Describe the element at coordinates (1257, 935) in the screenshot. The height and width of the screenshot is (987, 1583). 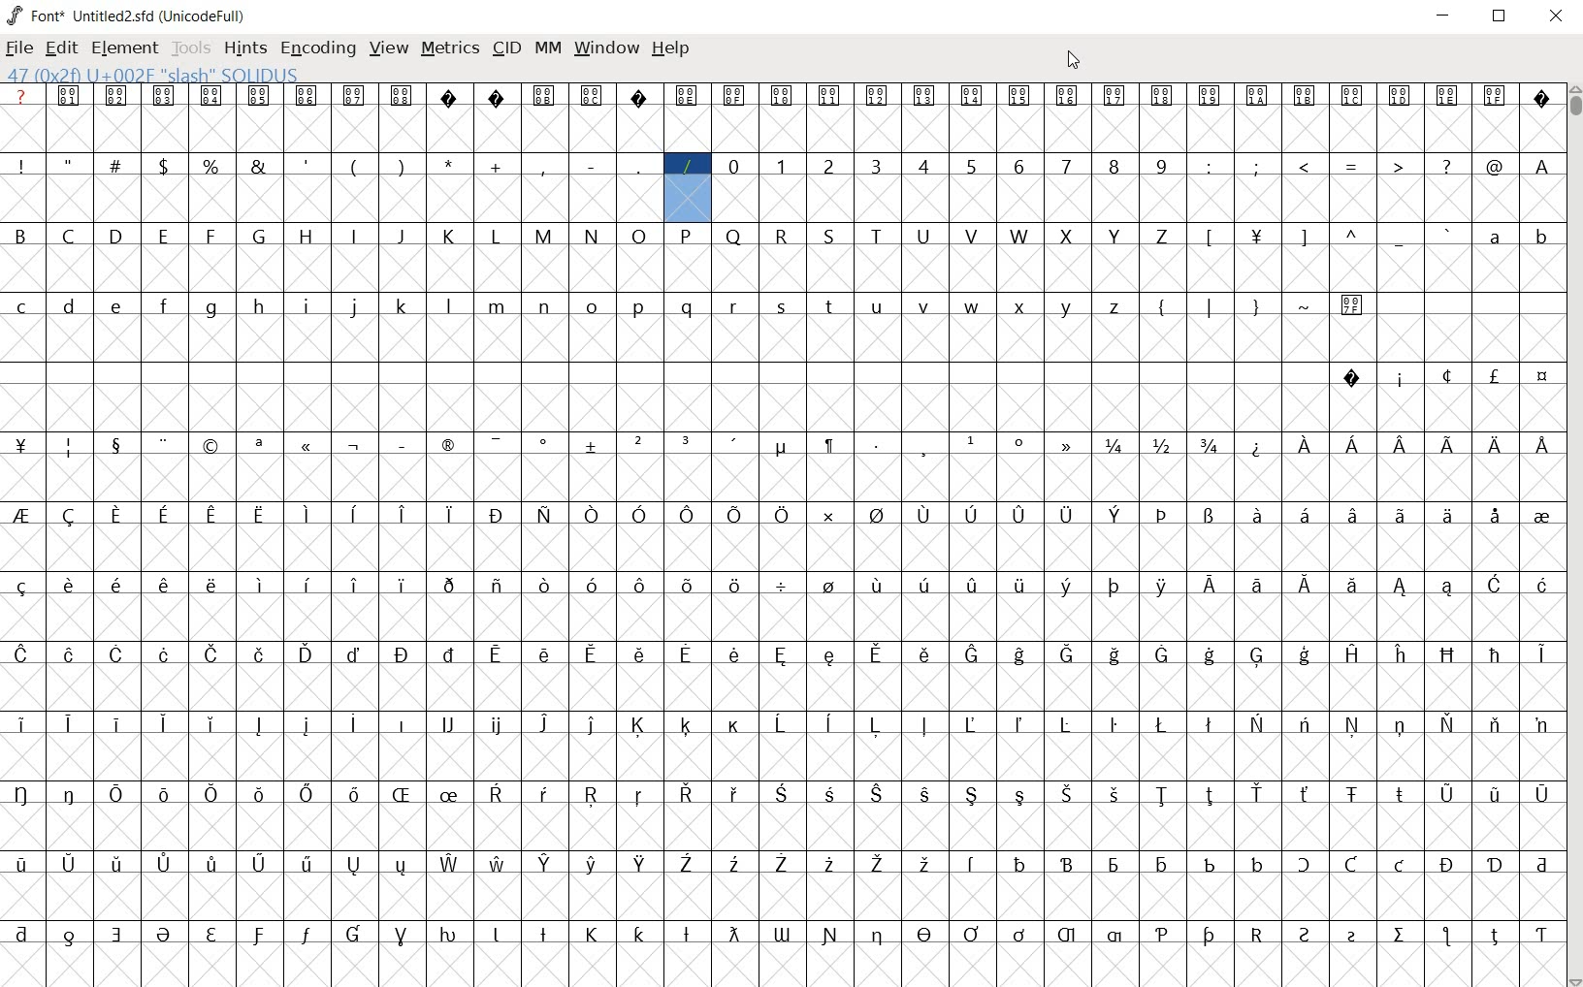
I see `glyph` at that location.